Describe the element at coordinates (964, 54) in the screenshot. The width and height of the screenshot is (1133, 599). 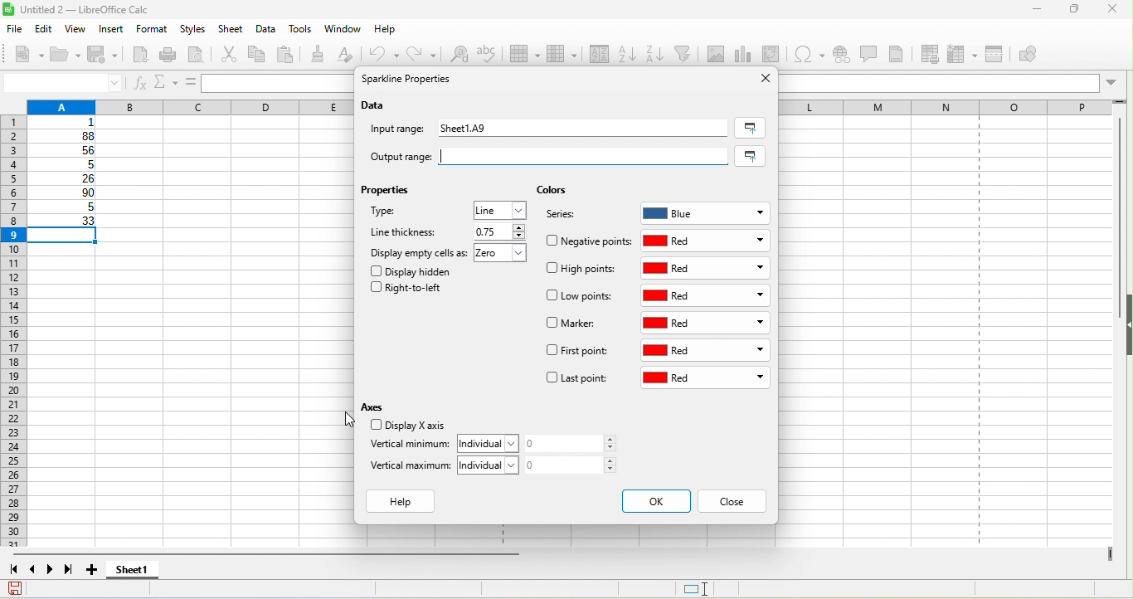
I see `freeze rows and column` at that location.